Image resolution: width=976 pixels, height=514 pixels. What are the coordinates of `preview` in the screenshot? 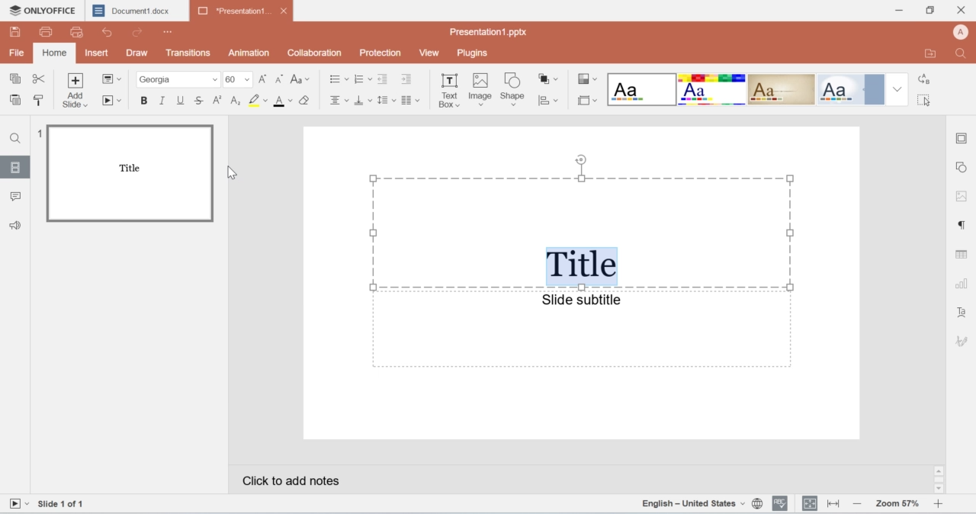 It's located at (130, 172).